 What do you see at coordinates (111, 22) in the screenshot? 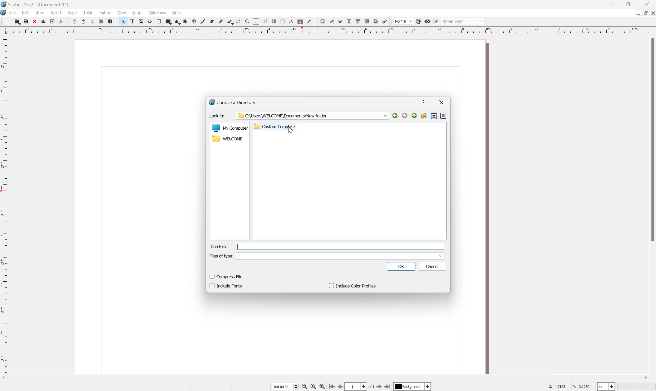
I see `paste` at bounding box center [111, 22].